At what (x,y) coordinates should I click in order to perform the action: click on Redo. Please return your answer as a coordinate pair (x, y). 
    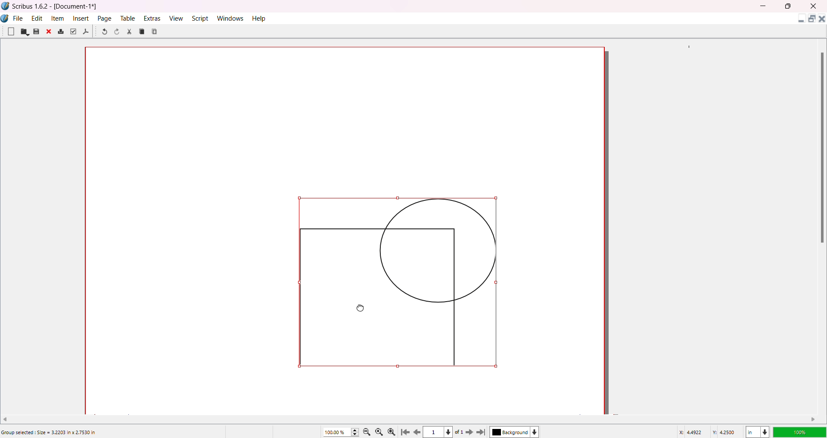
    Looking at the image, I should click on (118, 33).